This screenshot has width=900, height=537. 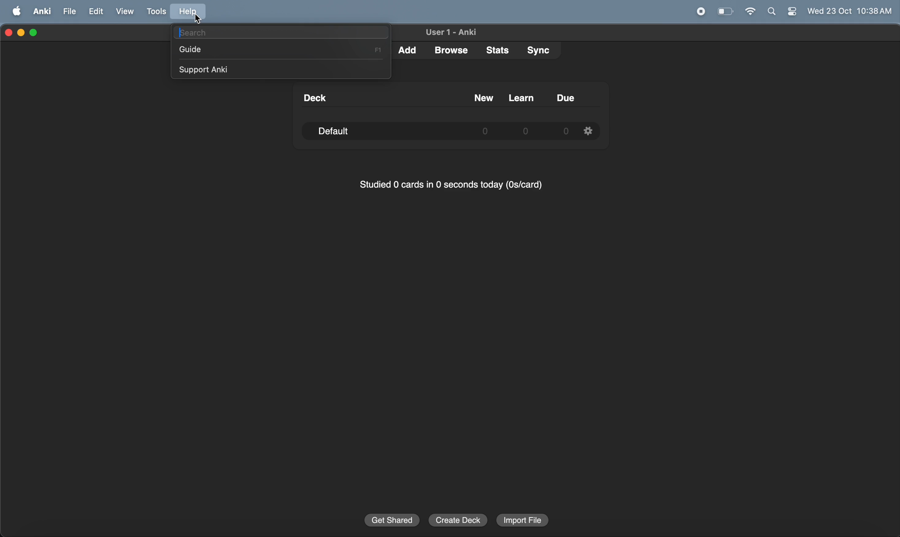 What do you see at coordinates (483, 98) in the screenshot?
I see `new` at bounding box center [483, 98].